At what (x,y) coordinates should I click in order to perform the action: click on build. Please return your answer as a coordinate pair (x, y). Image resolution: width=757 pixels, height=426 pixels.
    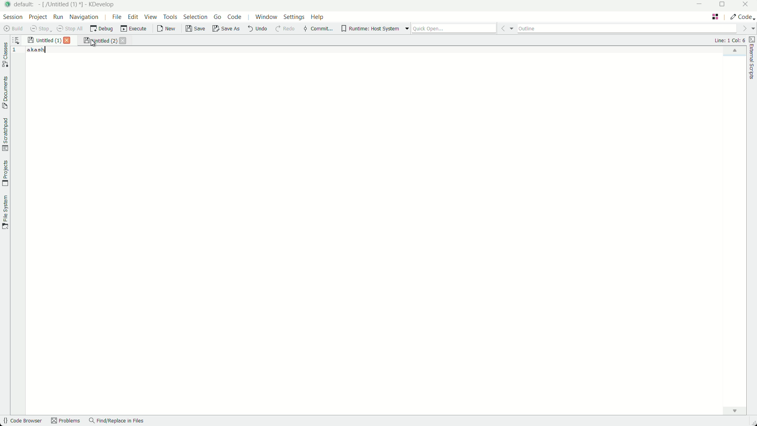
    Looking at the image, I should click on (13, 30).